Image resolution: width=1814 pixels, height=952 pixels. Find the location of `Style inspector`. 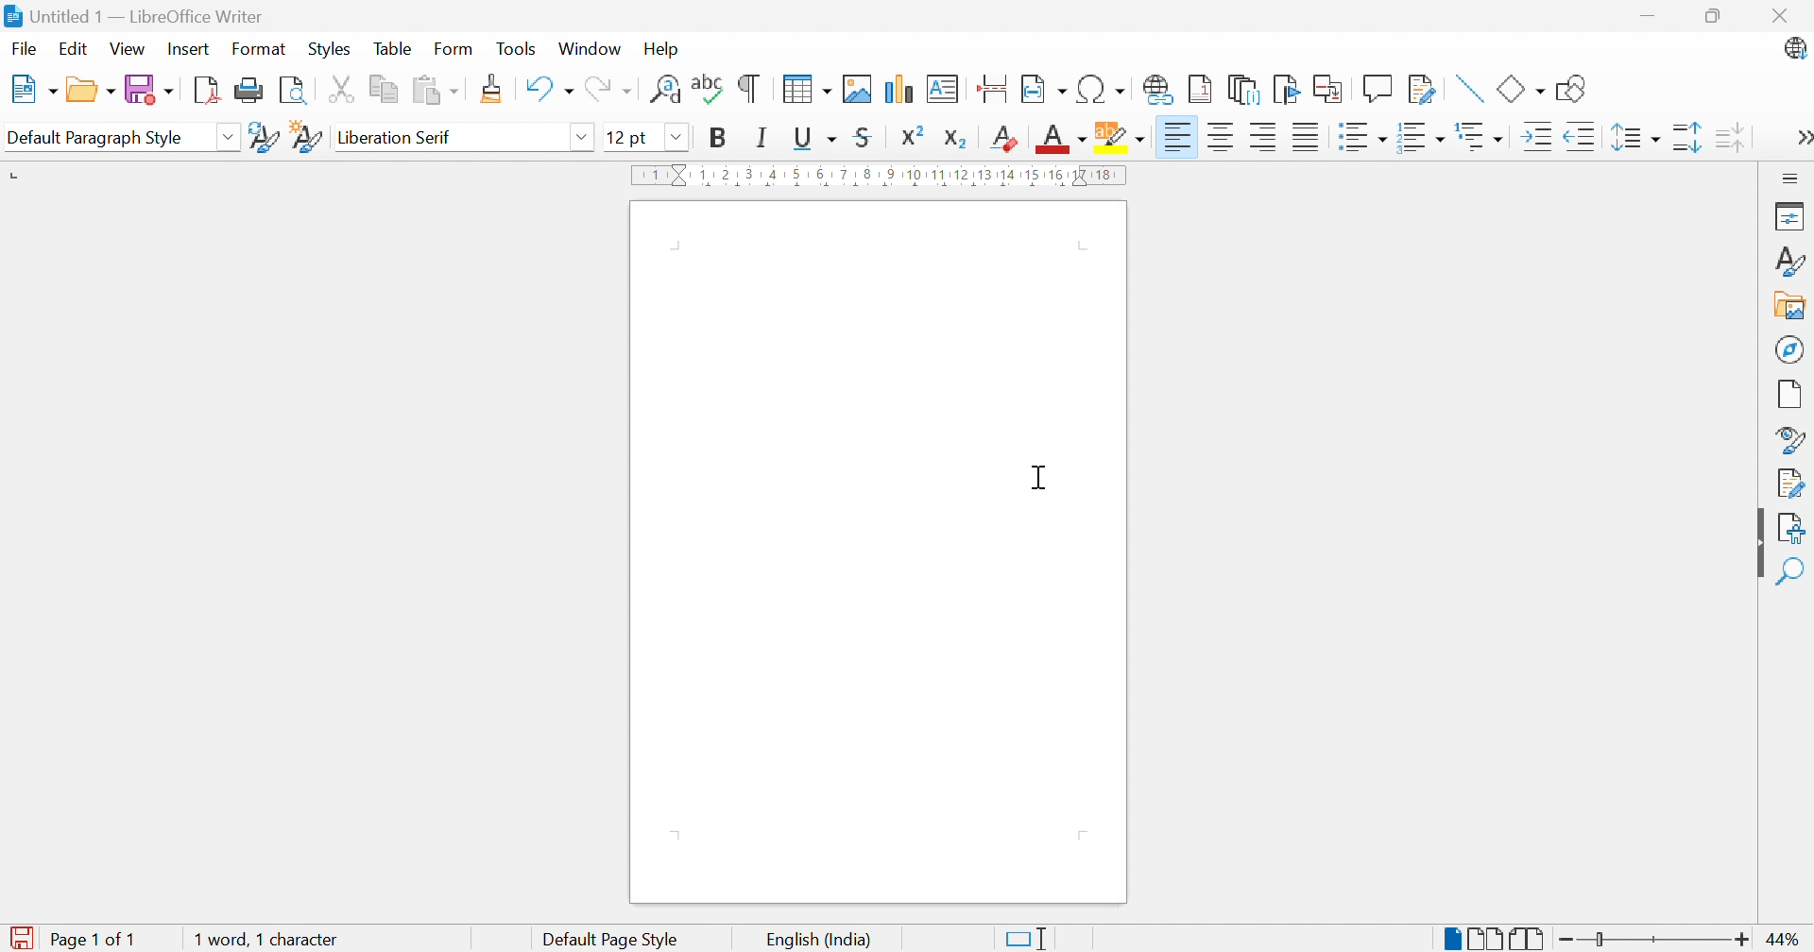

Style inspector is located at coordinates (1787, 437).